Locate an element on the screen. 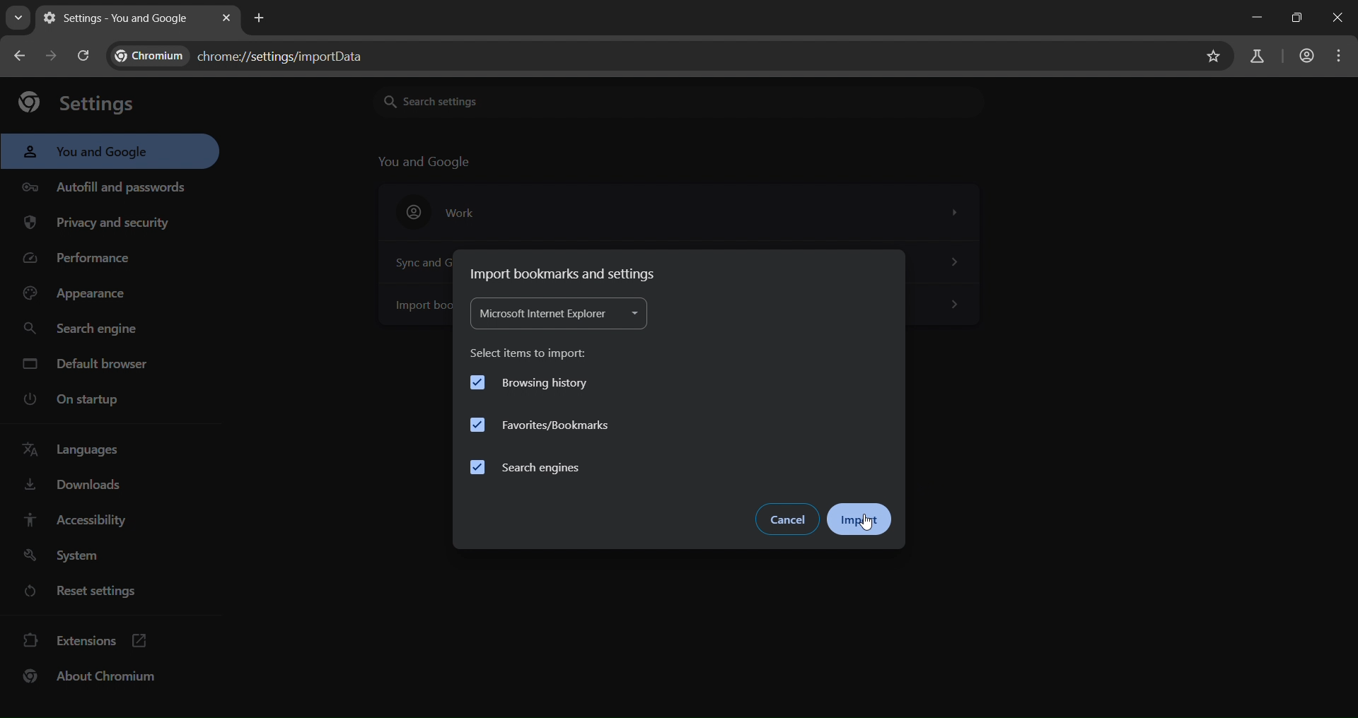 The width and height of the screenshot is (1358, 718). downloads is located at coordinates (76, 487).